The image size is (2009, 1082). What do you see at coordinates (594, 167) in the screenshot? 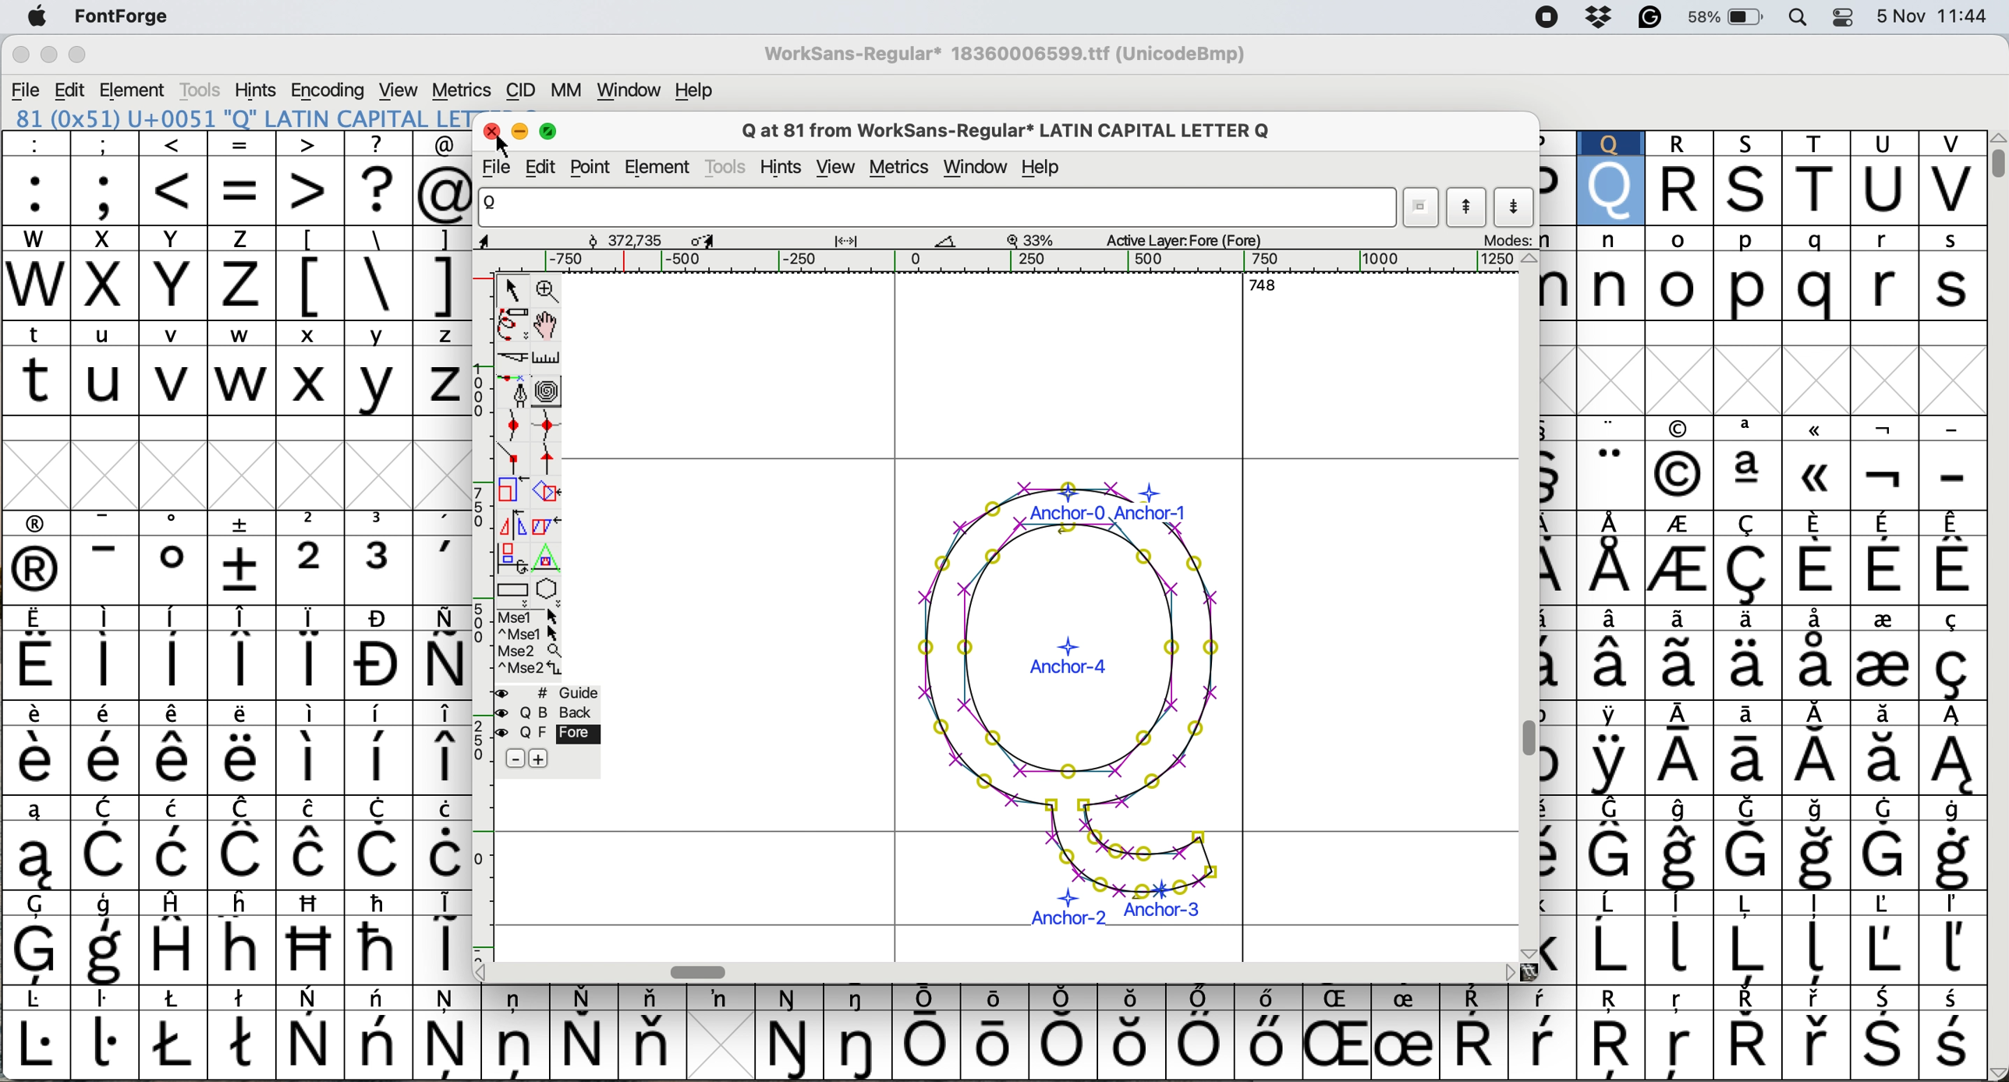
I see `point` at bounding box center [594, 167].